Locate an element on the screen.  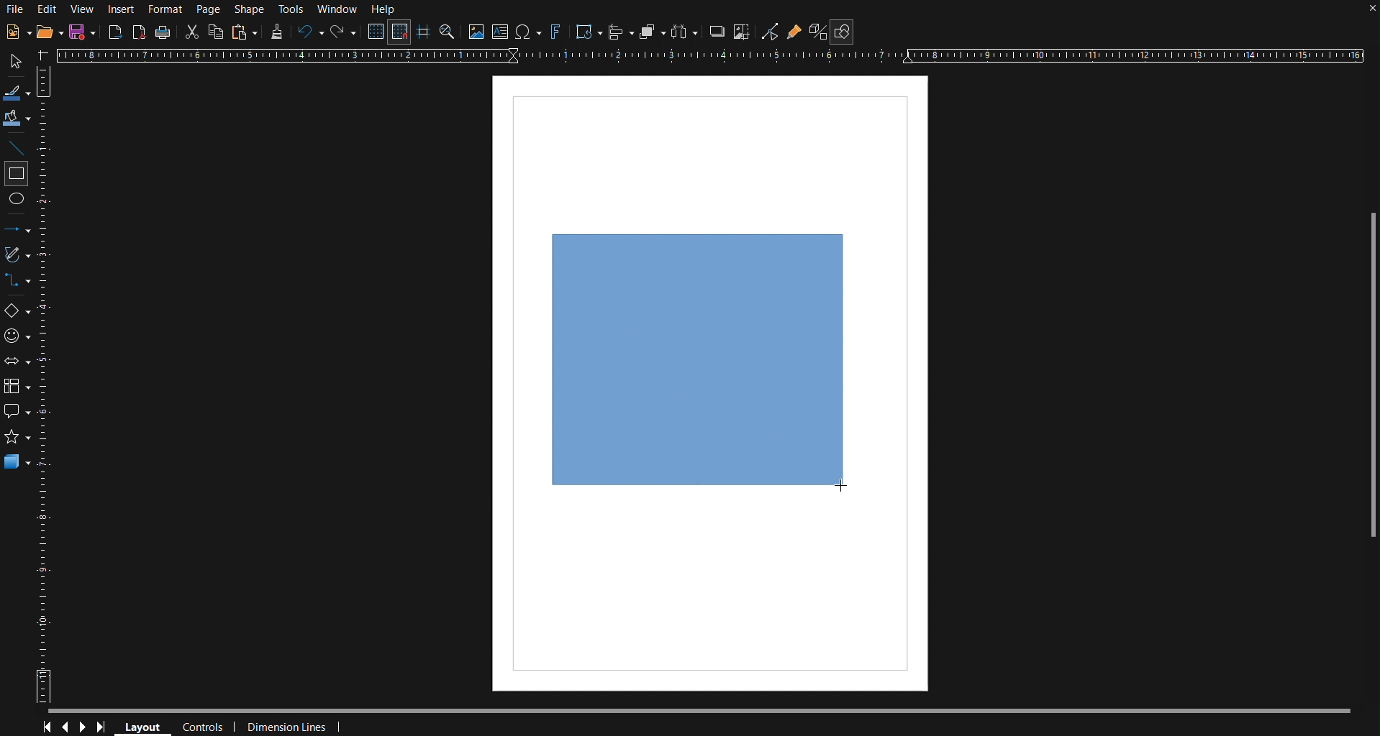
Transformations is located at coordinates (587, 32).